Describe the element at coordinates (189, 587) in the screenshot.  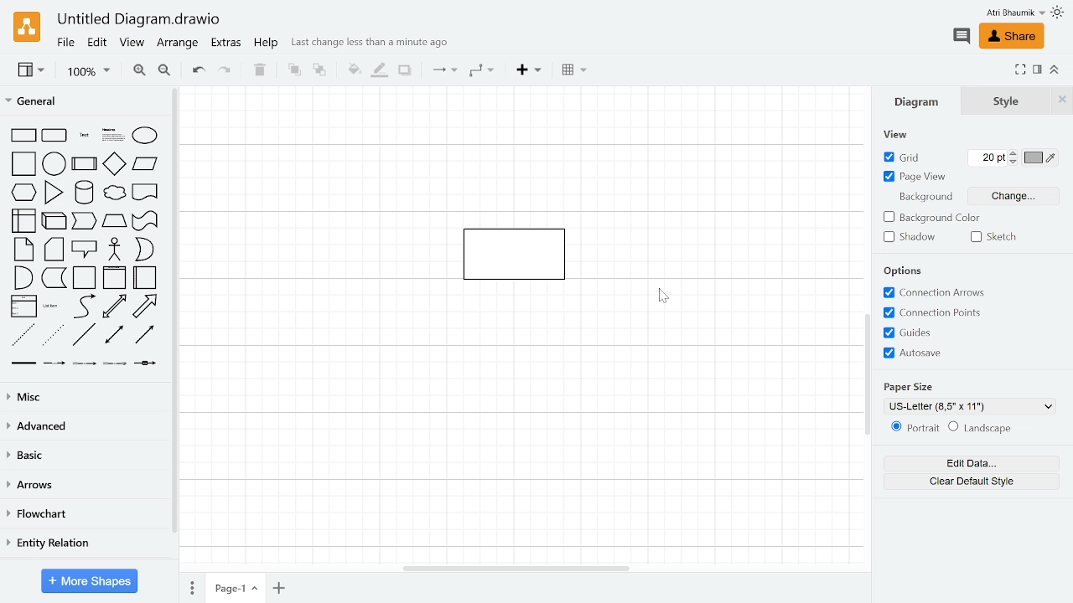
I see `pages` at that location.